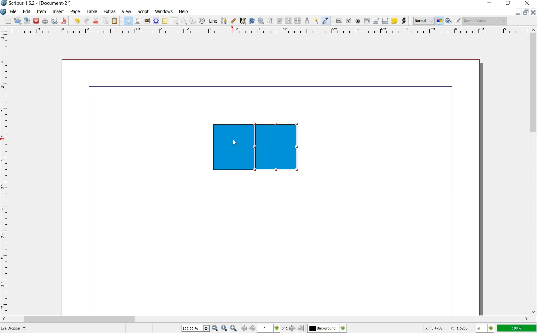 This screenshot has width=537, height=333. Describe the element at coordinates (266, 318) in the screenshot. I see `scrollbar` at that location.